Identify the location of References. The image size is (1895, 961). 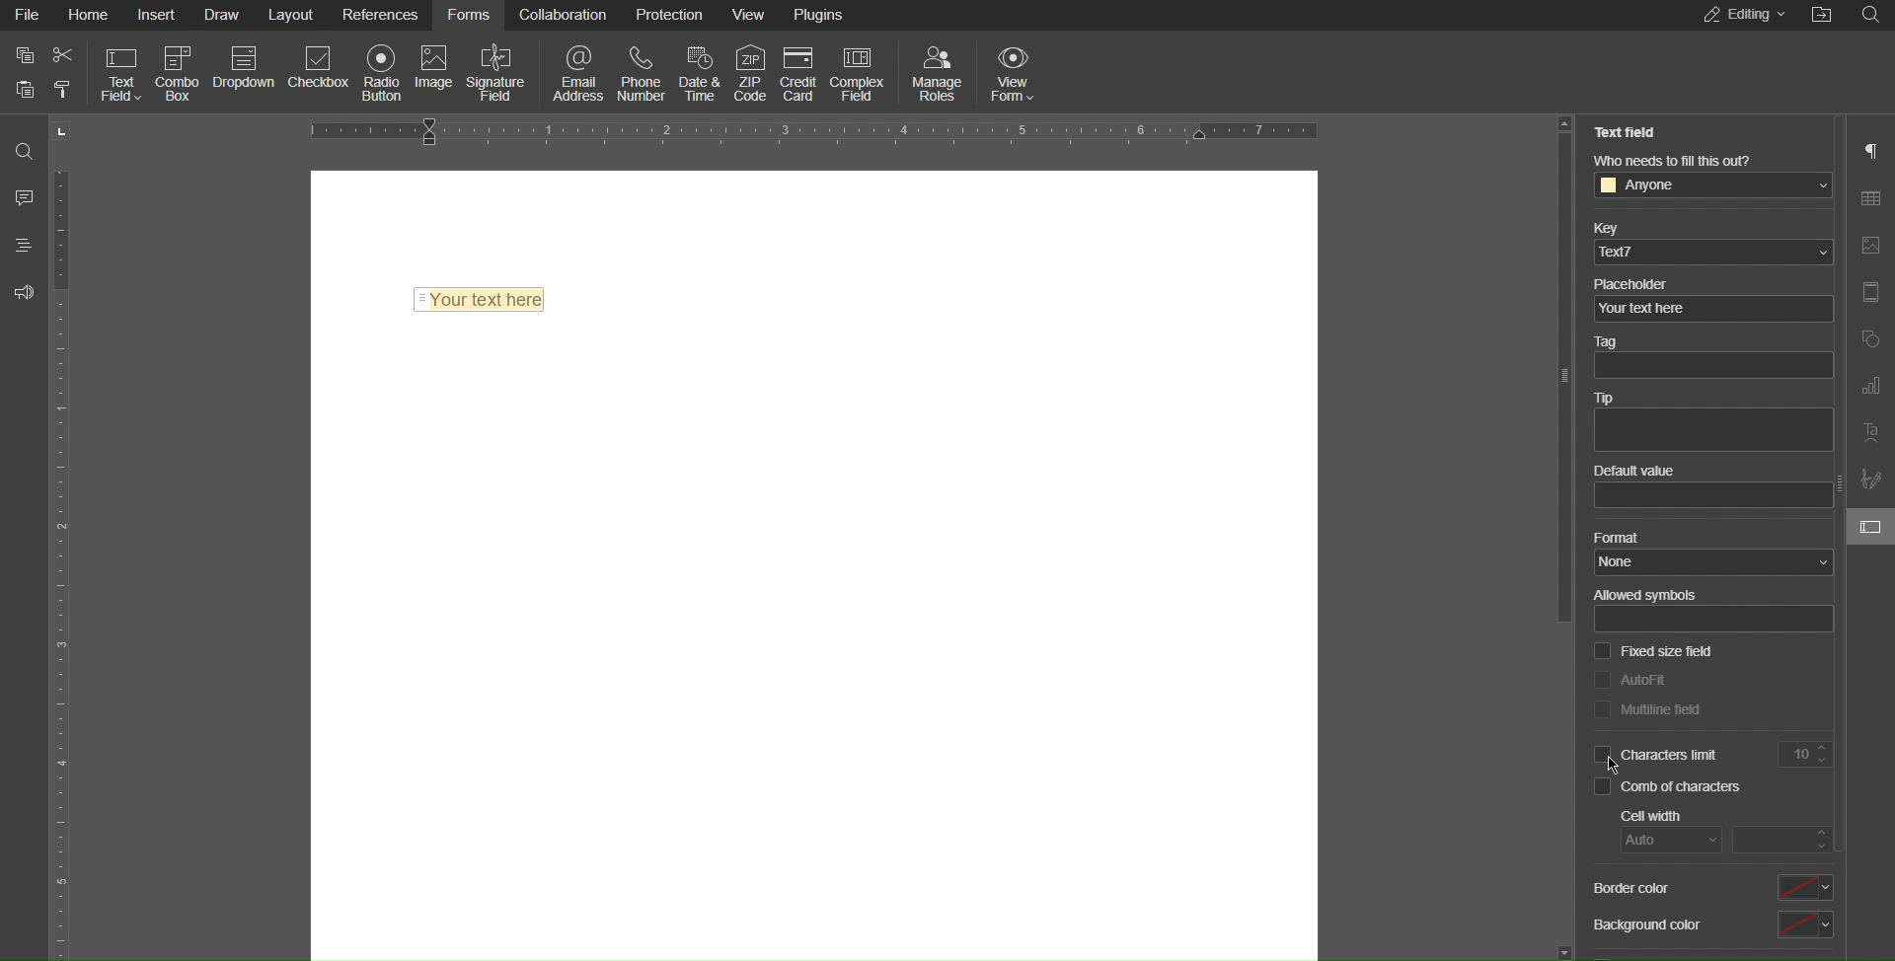
(383, 15).